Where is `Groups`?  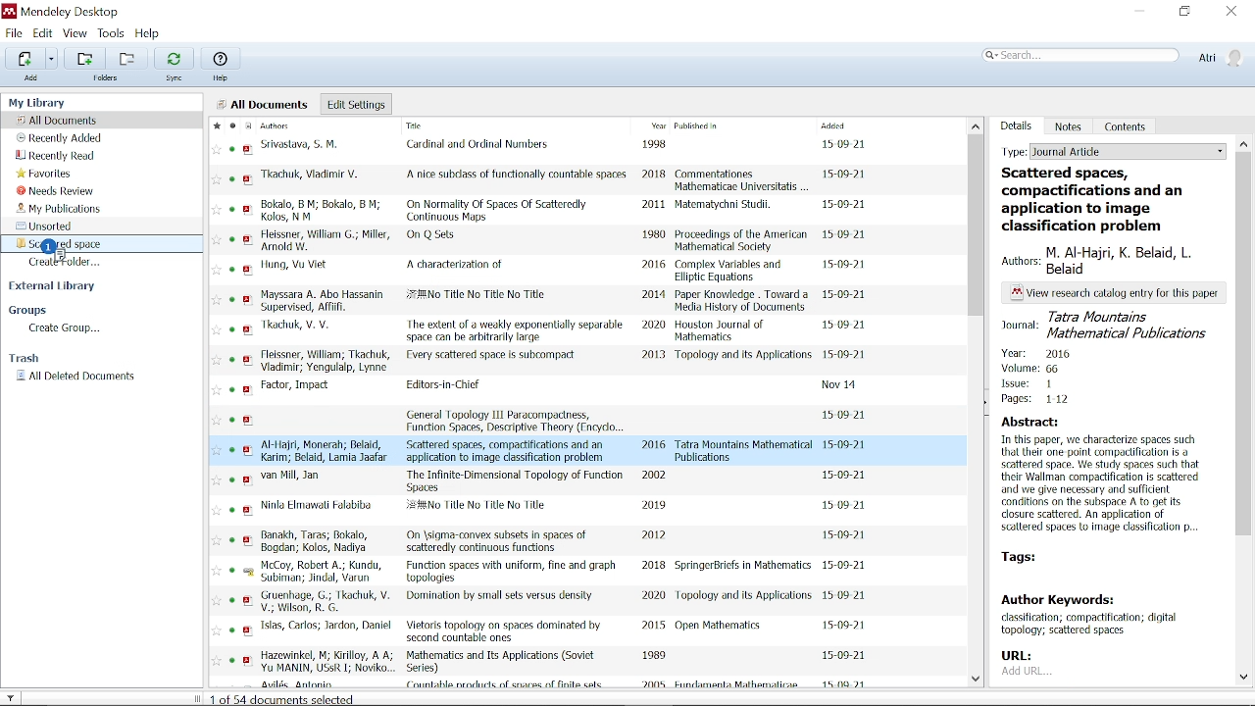
Groups is located at coordinates (29, 311).